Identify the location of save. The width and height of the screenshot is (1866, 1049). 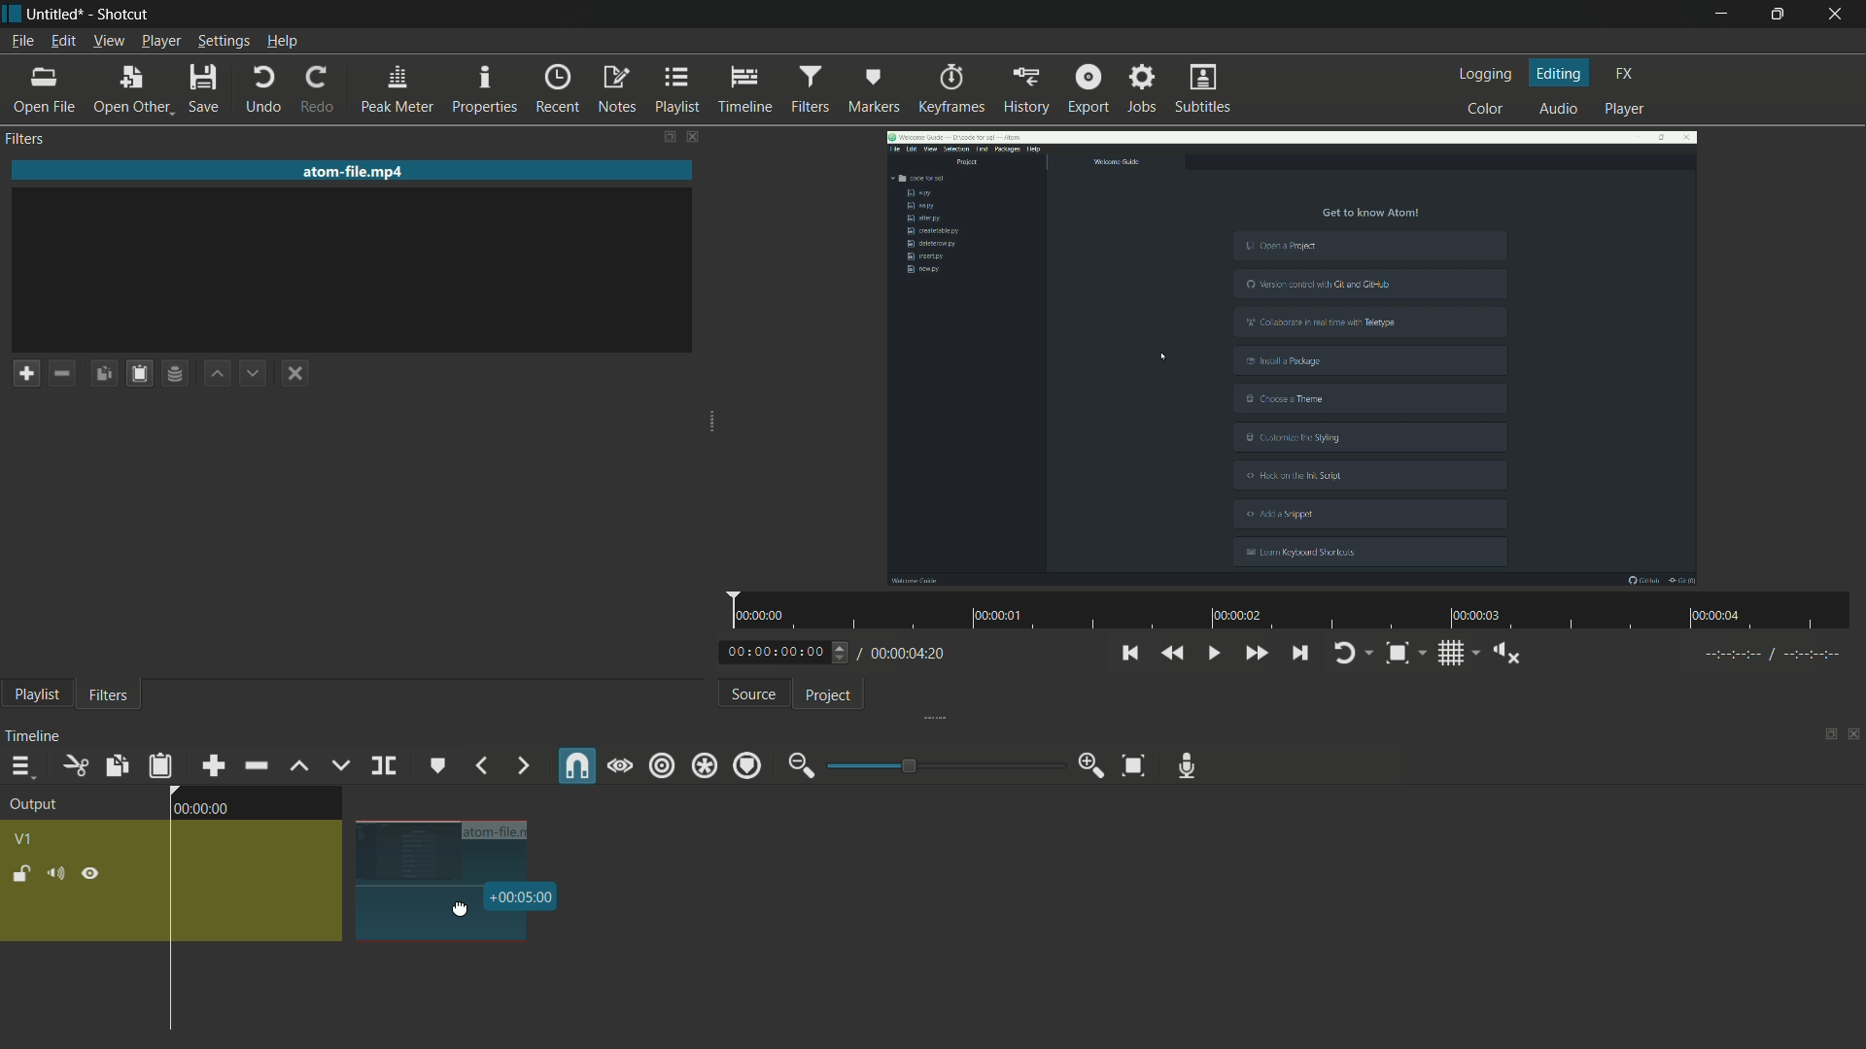
(206, 90).